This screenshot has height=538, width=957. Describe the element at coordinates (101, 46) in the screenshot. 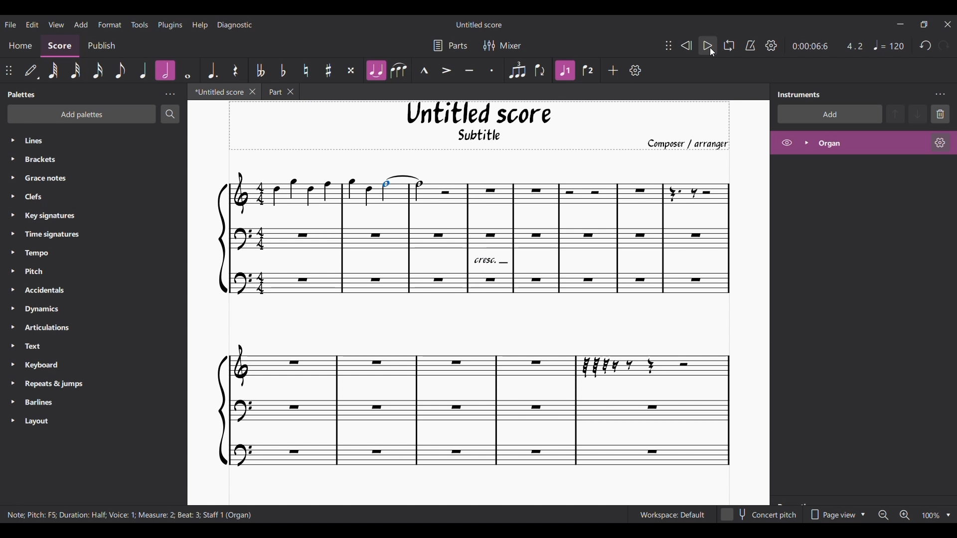

I see `Publish section` at that location.